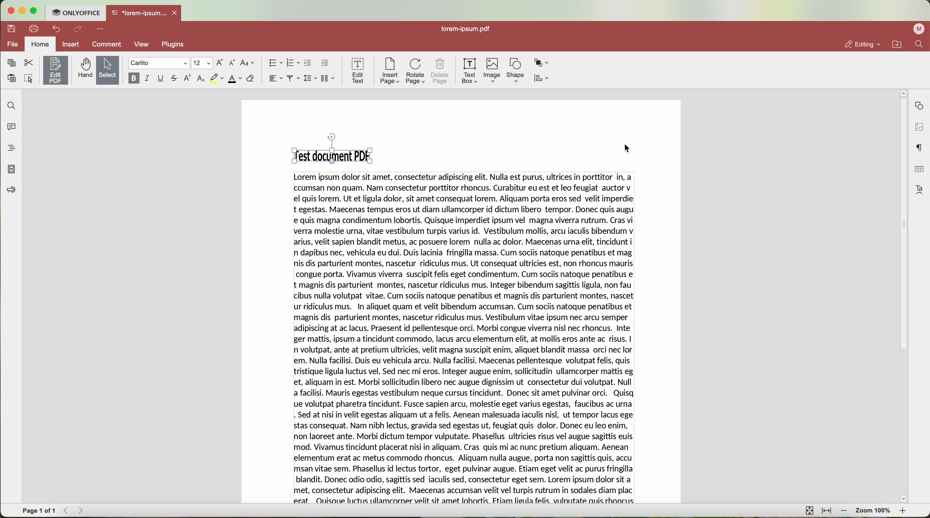 The width and height of the screenshot is (930, 518). Describe the element at coordinates (623, 149) in the screenshot. I see `cursor` at that location.